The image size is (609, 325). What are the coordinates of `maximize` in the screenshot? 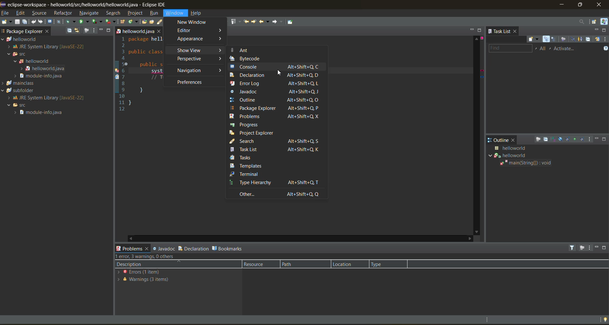 It's located at (580, 5).